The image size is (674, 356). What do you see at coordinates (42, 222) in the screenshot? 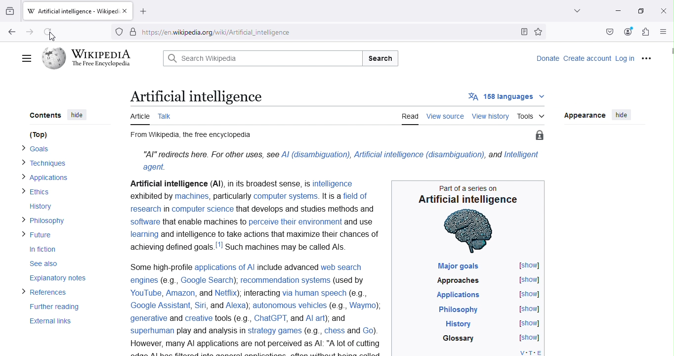
I see `> Philosophy` at bounding box center [42, 222].